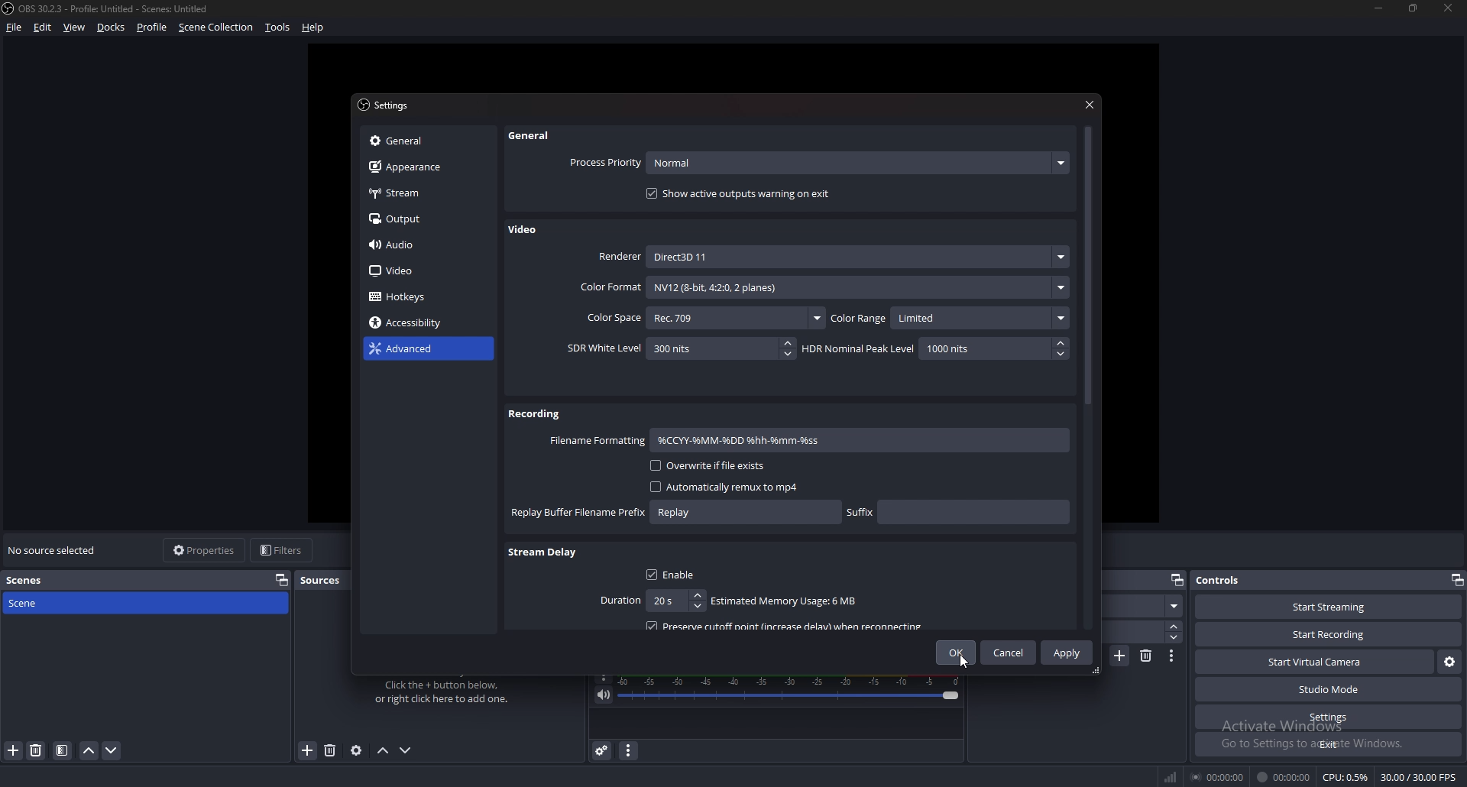  Describe the element at coordinates (406, 750) in the screenshot. I see `move sources down` at that location.